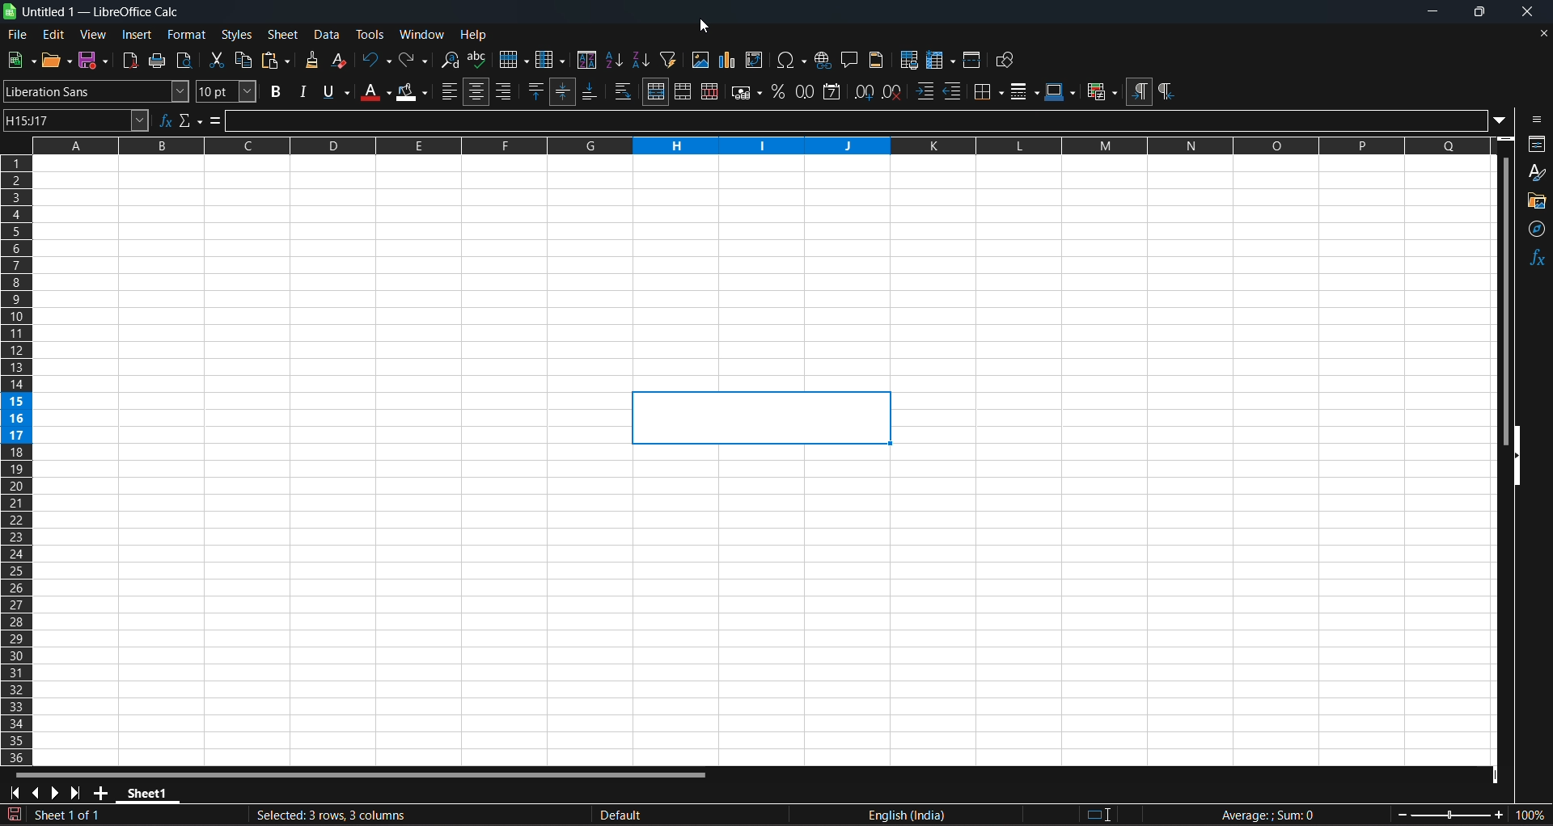 The image size is (1553, 826). What do you see at coordinates (479, 60) in the screenshot?
I see `spelling` at bounding box center [479, 60].